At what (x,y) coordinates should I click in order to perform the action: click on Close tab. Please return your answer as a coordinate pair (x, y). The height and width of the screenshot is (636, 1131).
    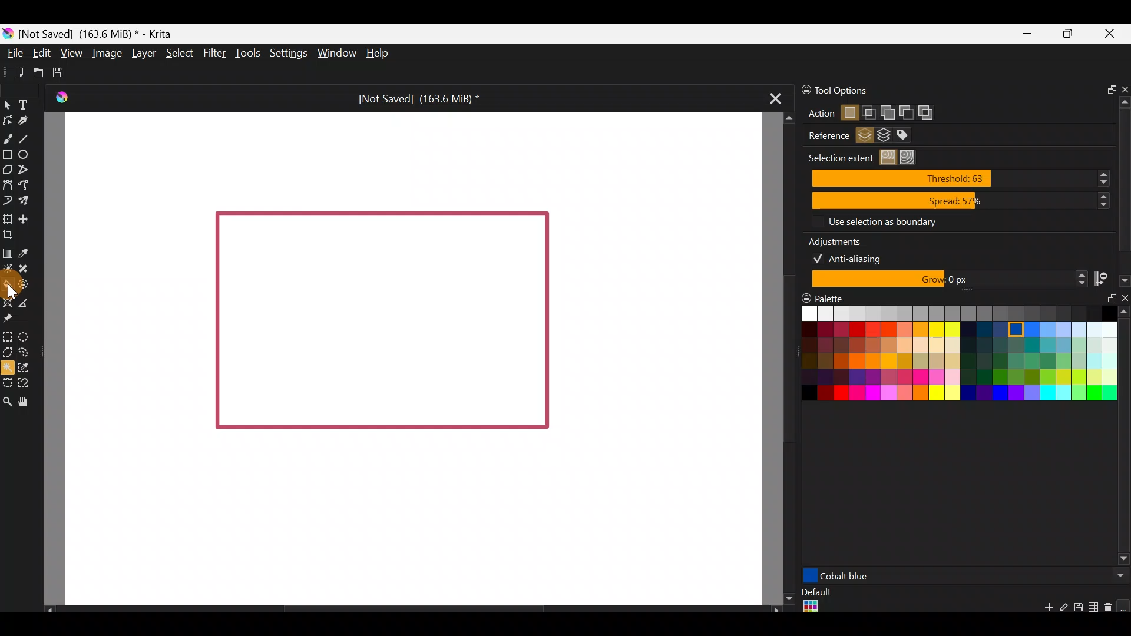
    Looking at the image, I should click on (776, 102).